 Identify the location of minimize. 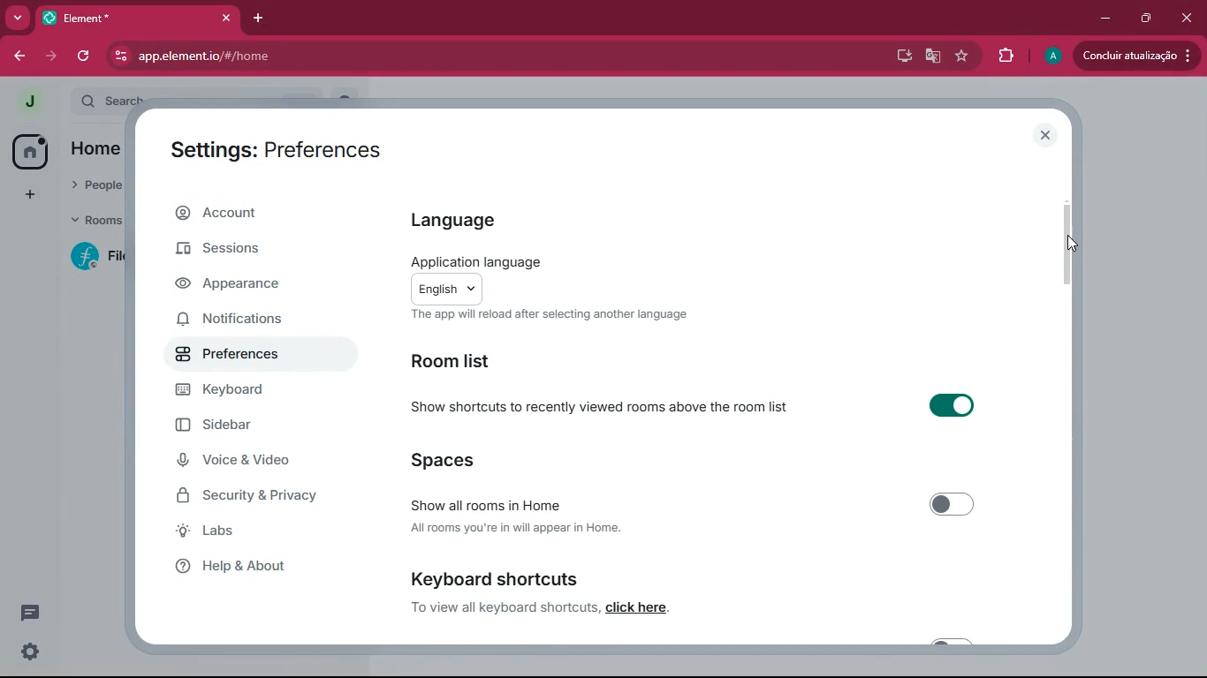
(1099, 17).